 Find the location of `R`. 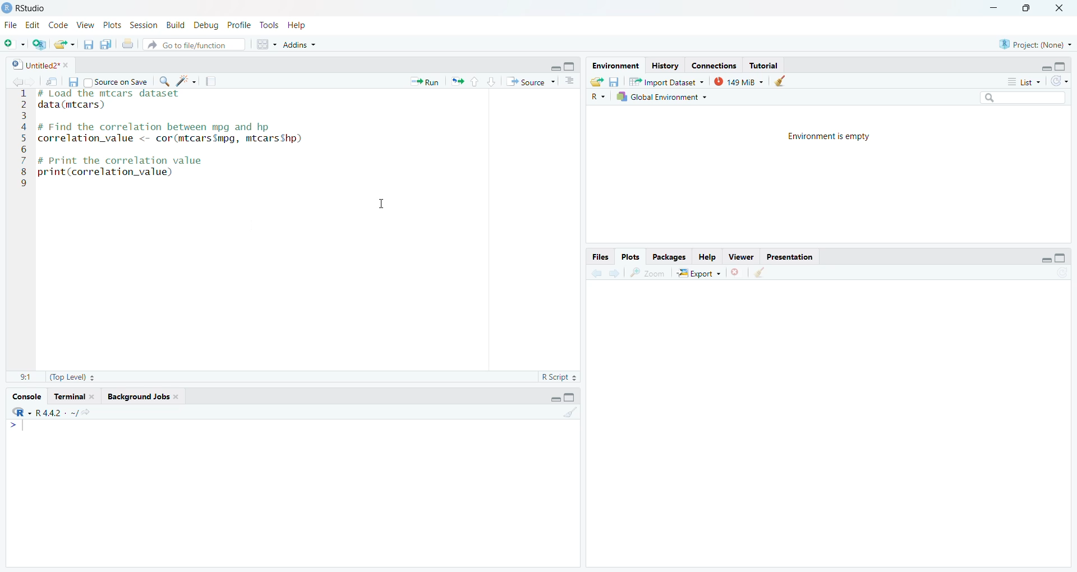

R is located at coordinates (19, 412).